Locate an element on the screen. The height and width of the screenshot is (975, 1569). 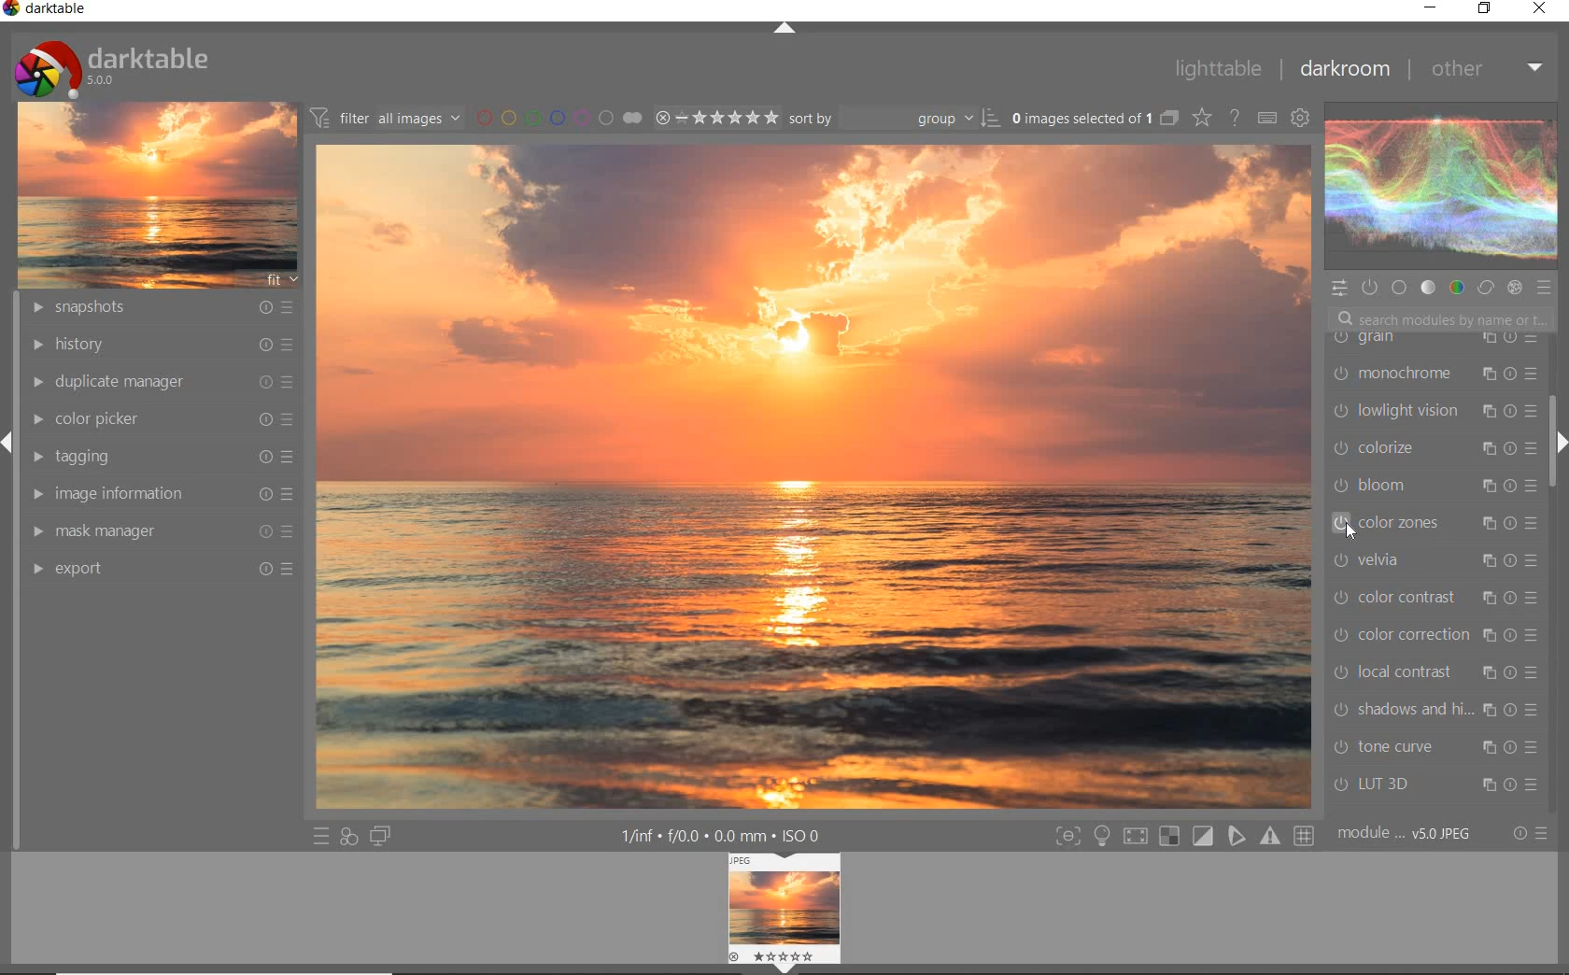
color correction is located at coordinates (1434, 632).